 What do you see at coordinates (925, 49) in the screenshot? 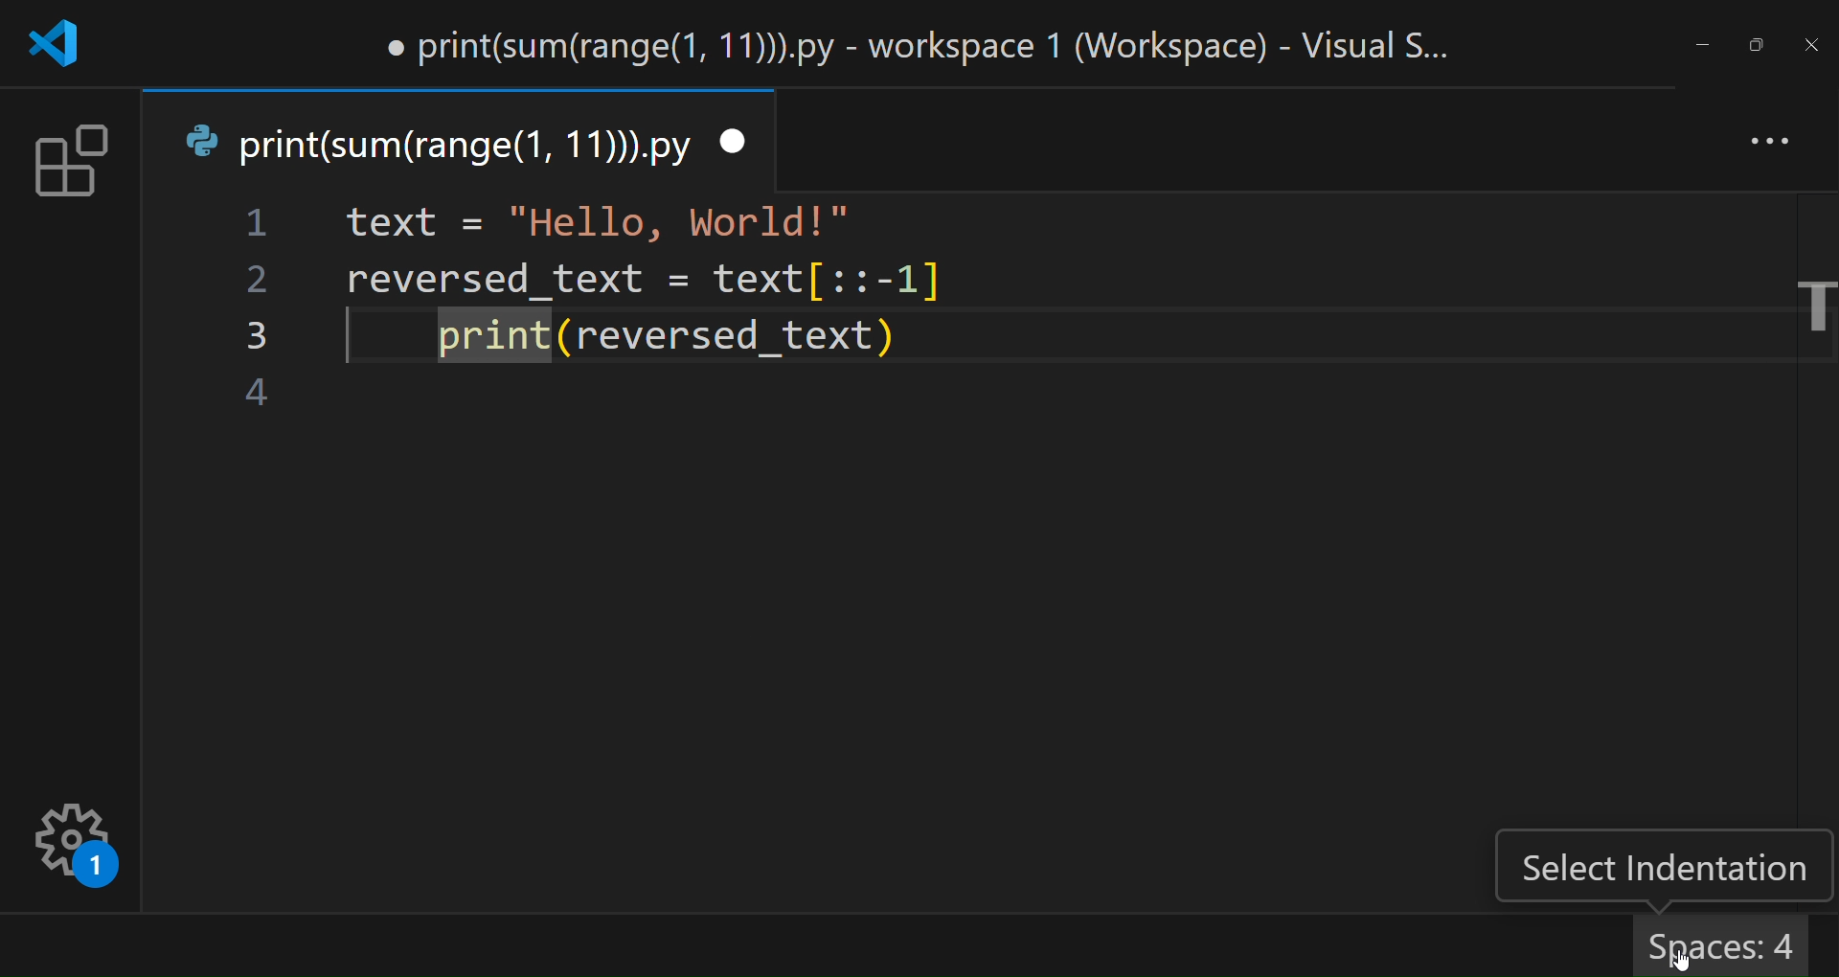
I see `title` at bounding box center [925, 49].